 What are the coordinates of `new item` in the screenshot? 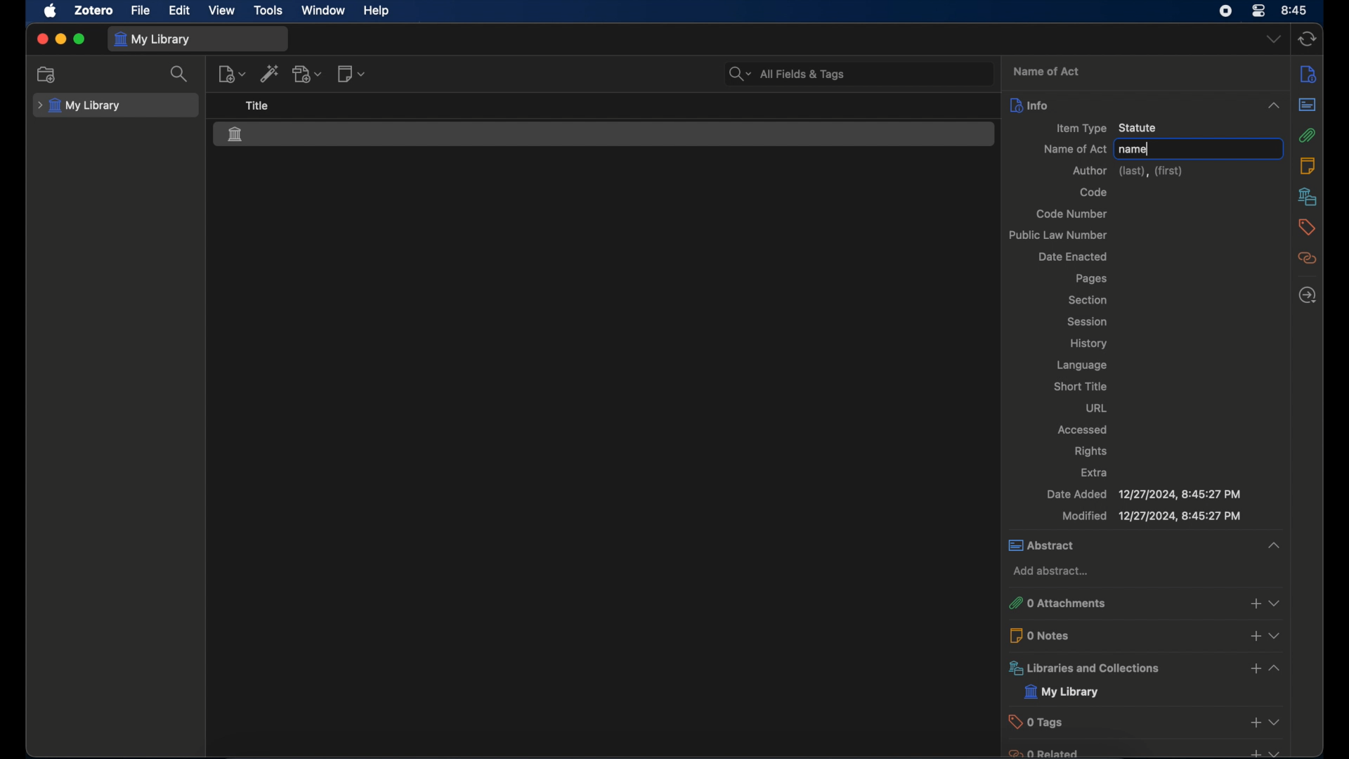 It's located at (232, 75).